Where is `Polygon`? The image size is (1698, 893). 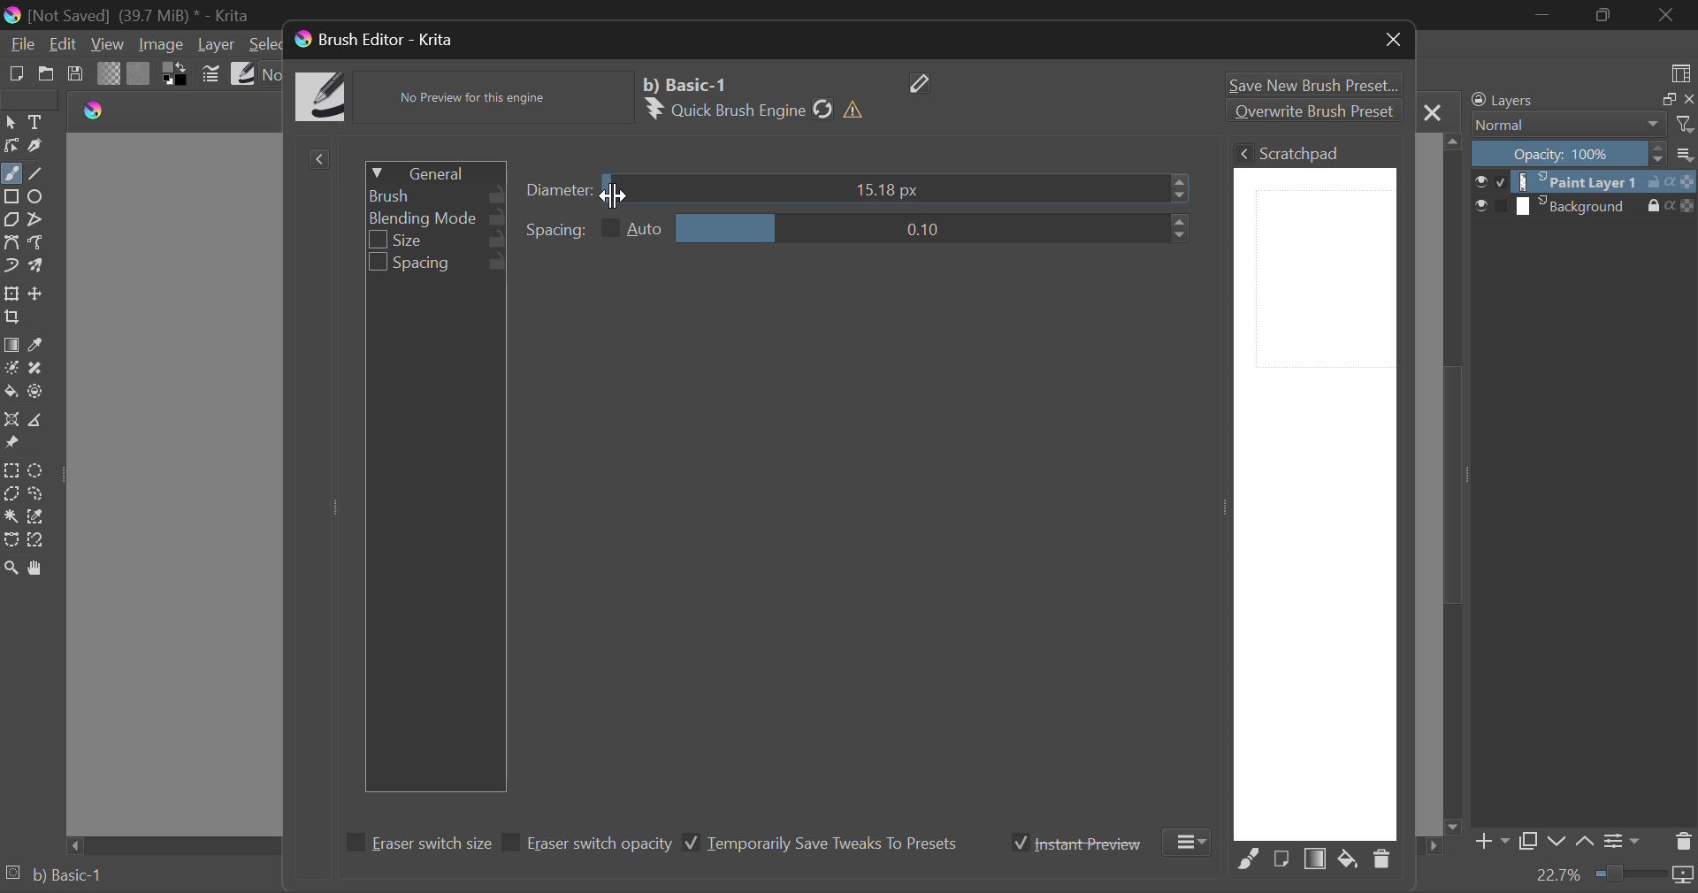 Polygon is located at coordinates (12, 220).